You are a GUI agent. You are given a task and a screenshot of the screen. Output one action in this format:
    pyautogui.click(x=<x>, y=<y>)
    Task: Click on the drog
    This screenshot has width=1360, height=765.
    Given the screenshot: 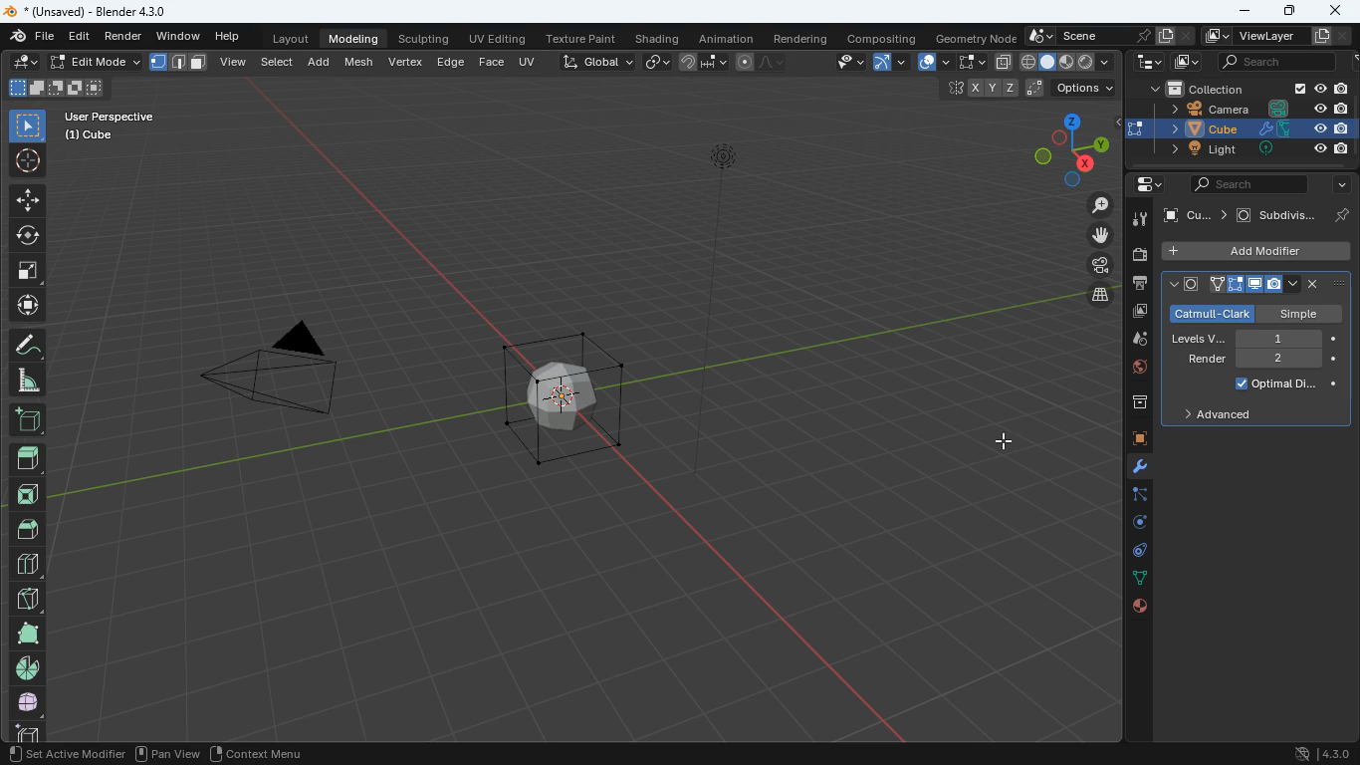 What is the action you would take?
    pyautogui.click(x=1132, y=339)
    